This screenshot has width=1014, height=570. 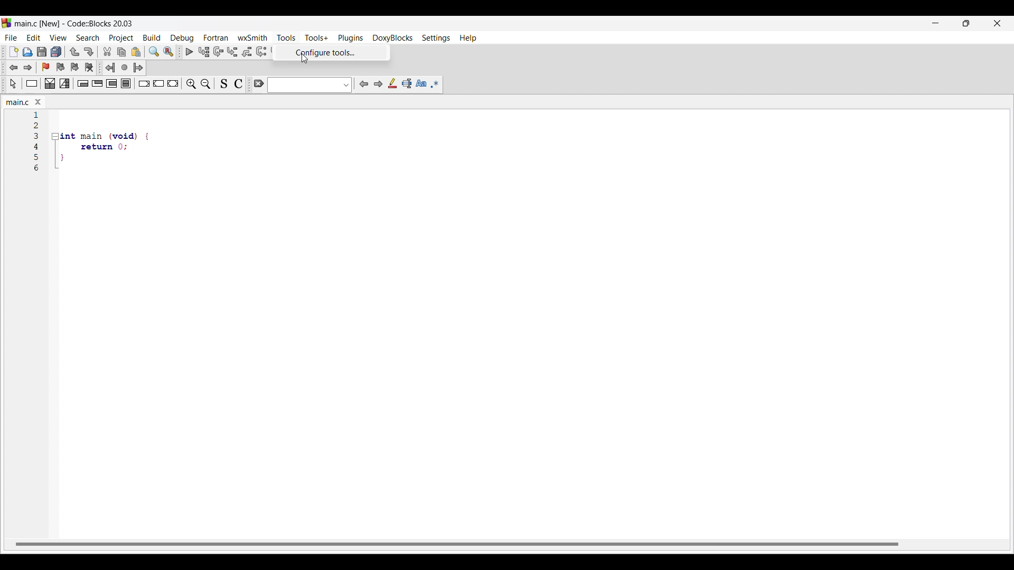 What do you see at coordinates (392, 38) in the screenshot?
I see `DoxyBlocks menu` at bounding box center [392, 38].